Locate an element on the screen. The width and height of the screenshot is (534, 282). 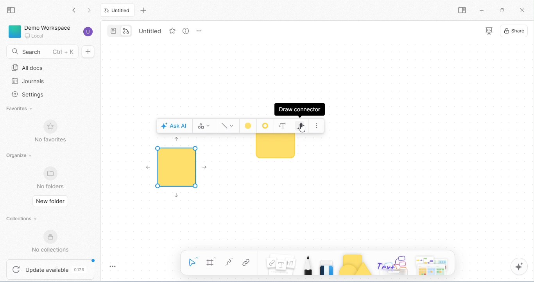
curve is located at coordinates (229, 262).